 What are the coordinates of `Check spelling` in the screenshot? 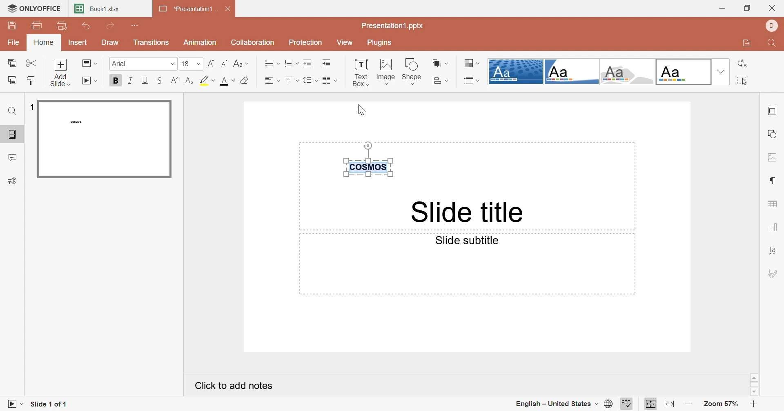 It's located at (627, 403).